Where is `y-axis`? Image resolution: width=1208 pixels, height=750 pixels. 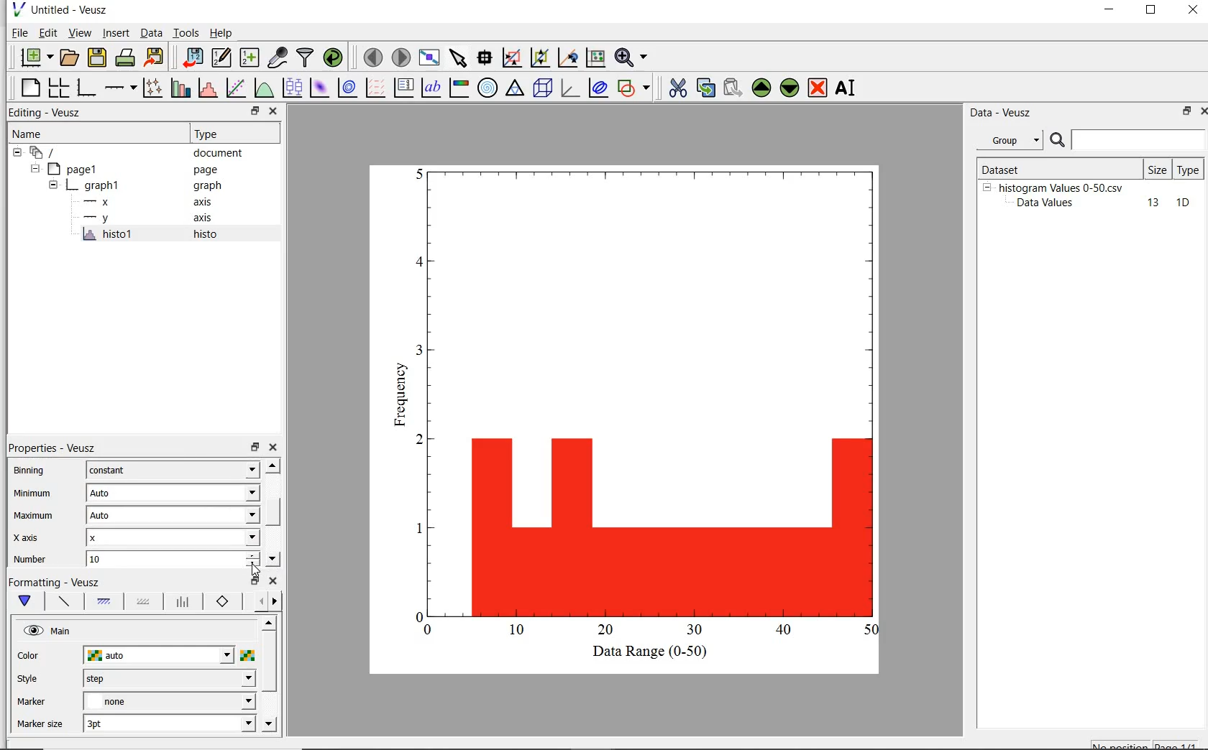 y-axis is located at coordinates (99, 218).